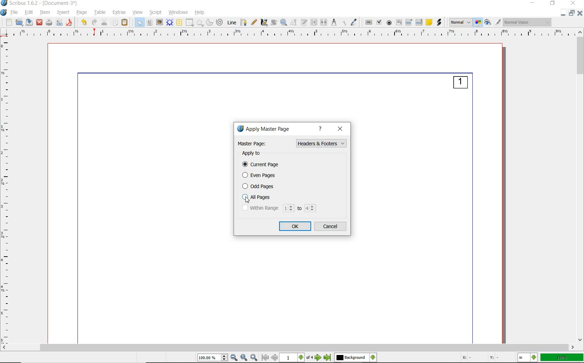  I want to click on rotate item, so click(273, 23).